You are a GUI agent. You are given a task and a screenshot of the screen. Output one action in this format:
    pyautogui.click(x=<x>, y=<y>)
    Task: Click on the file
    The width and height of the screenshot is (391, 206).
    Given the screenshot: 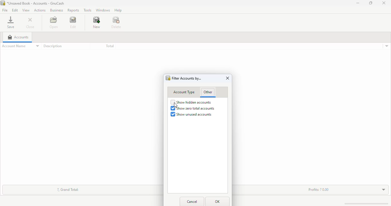 What is the action you would take?
    pyautogui.click(x=5, y=11)
    